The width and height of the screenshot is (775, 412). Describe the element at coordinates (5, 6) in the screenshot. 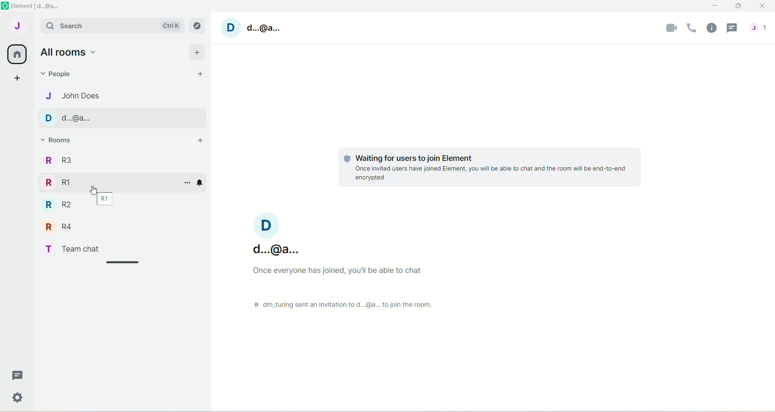

I see `logo` at that location.